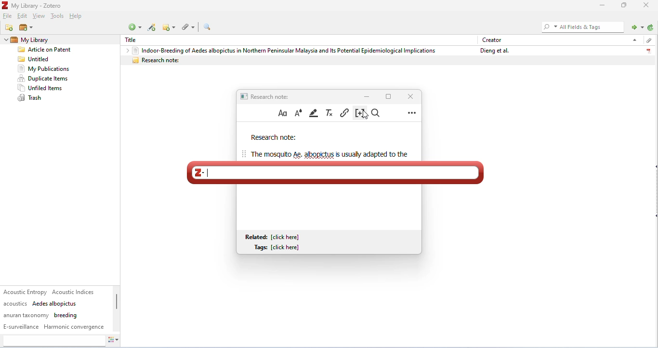 This screenshot has width=658, height=348. What do you see at coordinates (54, 309) in the screenshot?
I see `tags` at bounding box center [54, 309].